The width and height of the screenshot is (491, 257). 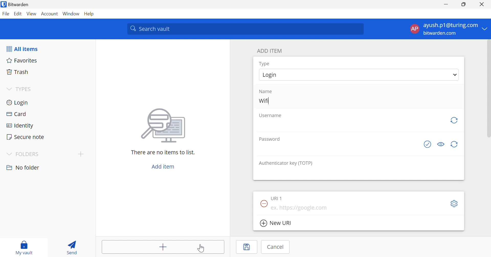 I want to click on All items, so click(x=22, y=49).